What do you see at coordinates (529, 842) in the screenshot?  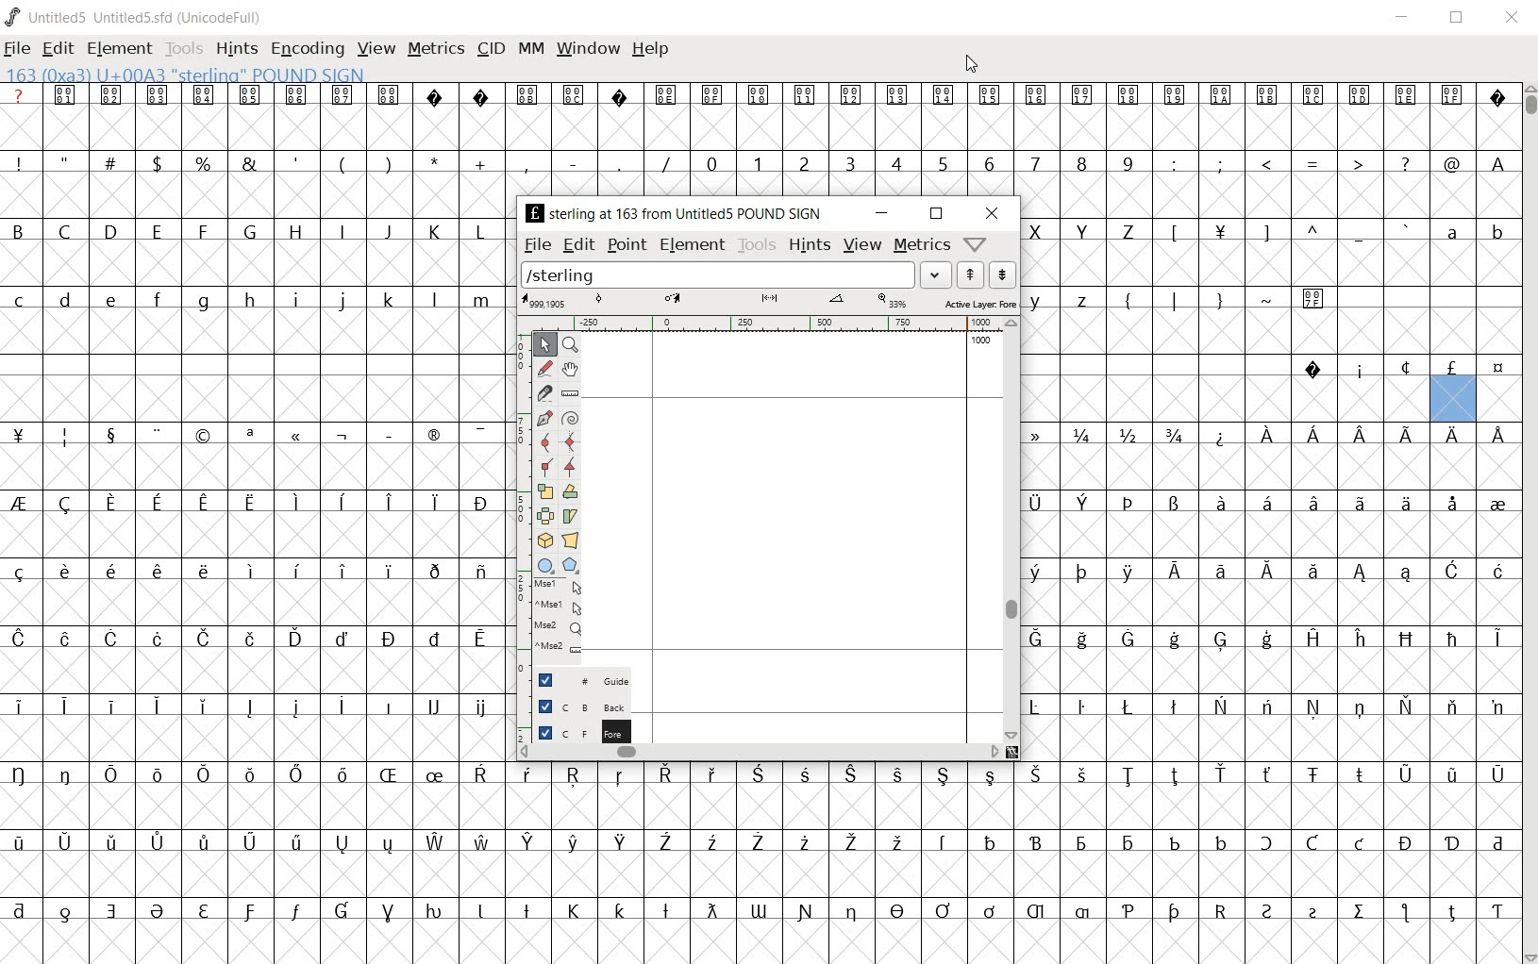 I see `Symbol` at bounding box center [529, 842].